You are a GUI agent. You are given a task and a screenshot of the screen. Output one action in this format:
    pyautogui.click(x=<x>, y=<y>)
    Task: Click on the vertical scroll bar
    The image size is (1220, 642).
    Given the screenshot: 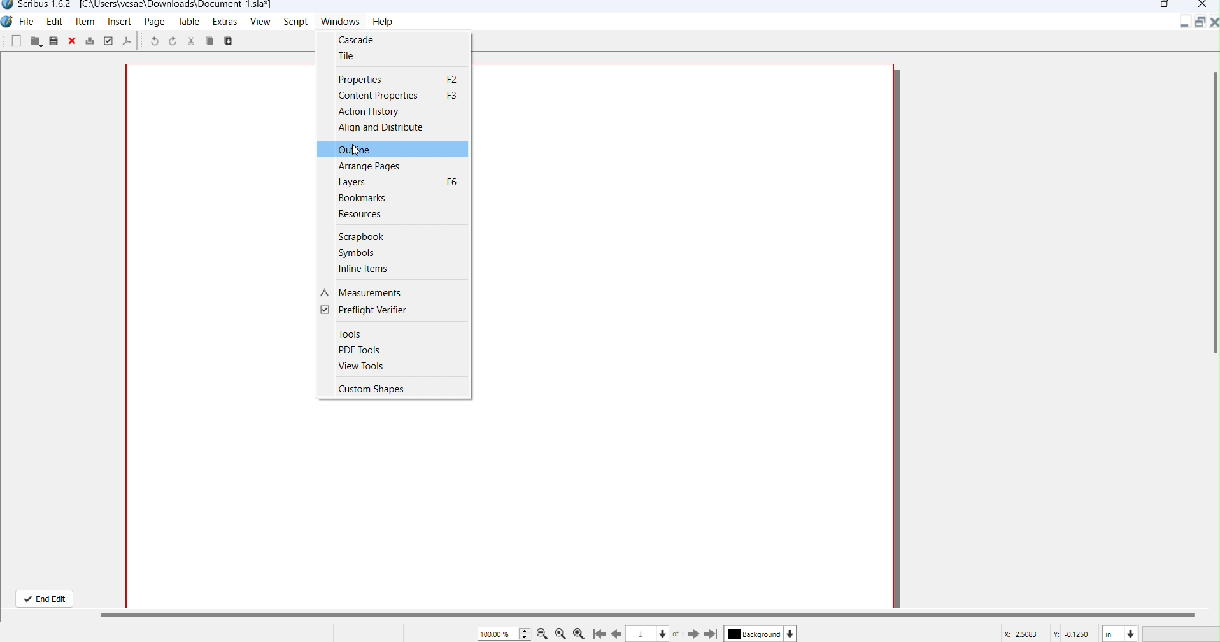 What is the action you would take?
    pyautogui.click(x=1212, y=206)
    